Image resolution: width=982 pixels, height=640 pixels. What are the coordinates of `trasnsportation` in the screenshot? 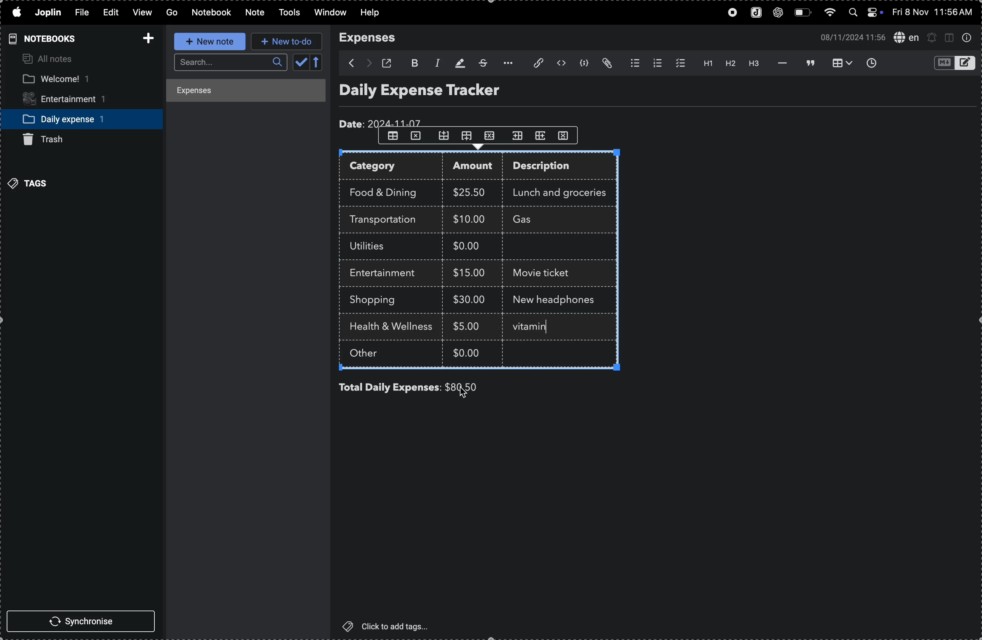 It's located at (387, 220).